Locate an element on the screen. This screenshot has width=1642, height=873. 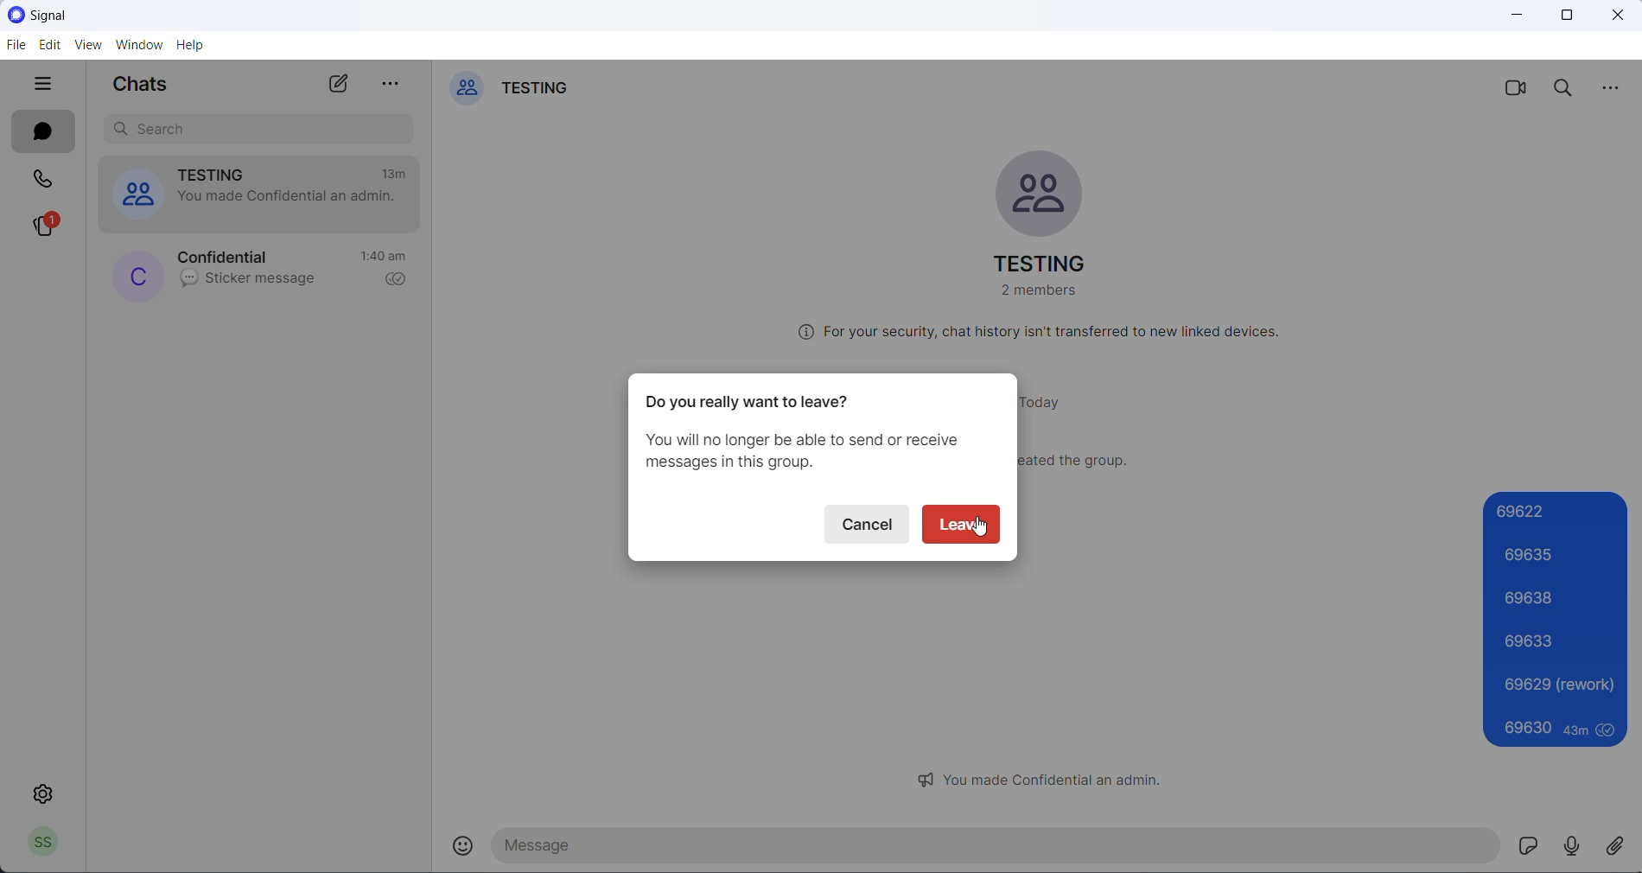
help is located at coordinates (194, 46).